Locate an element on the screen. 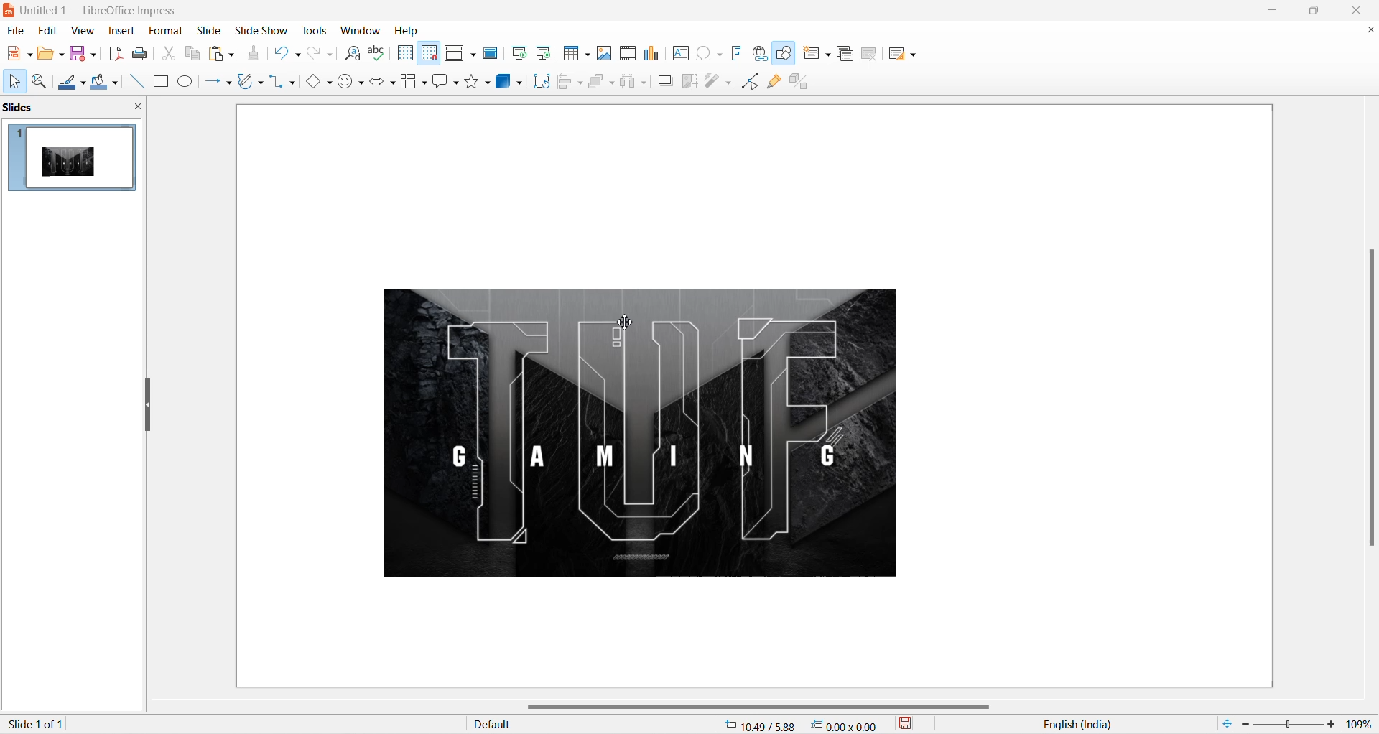 The height and width of the screenshot is (734, 1379). redo options is located at coordinates (331, 55).